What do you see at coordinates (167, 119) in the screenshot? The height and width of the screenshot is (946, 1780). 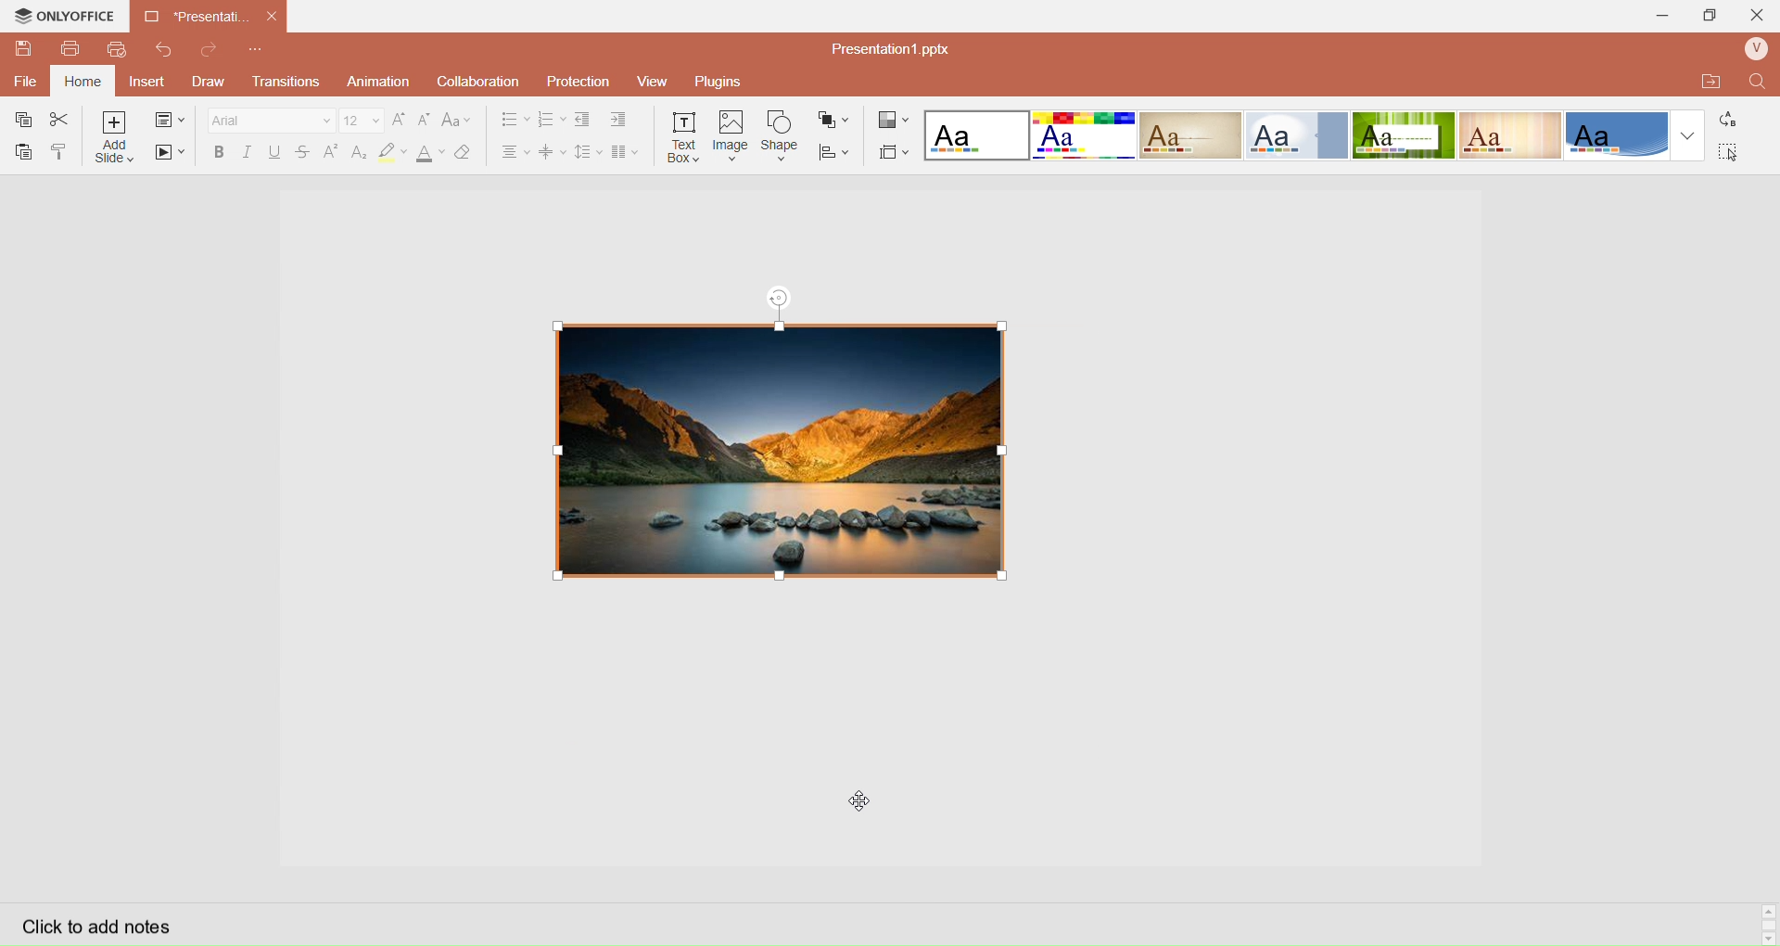 I see `change slide layout` at bounding box center [167, 119].